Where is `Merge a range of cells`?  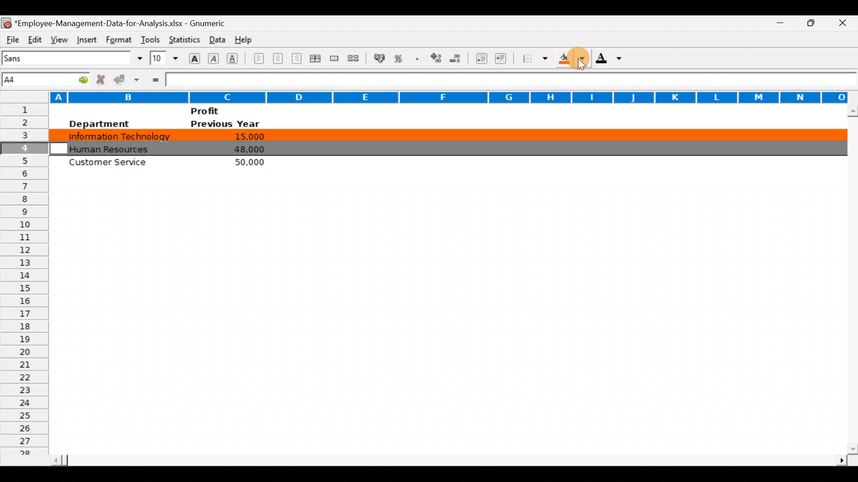 Merge a range of cells is located at coordinates (333, 59).